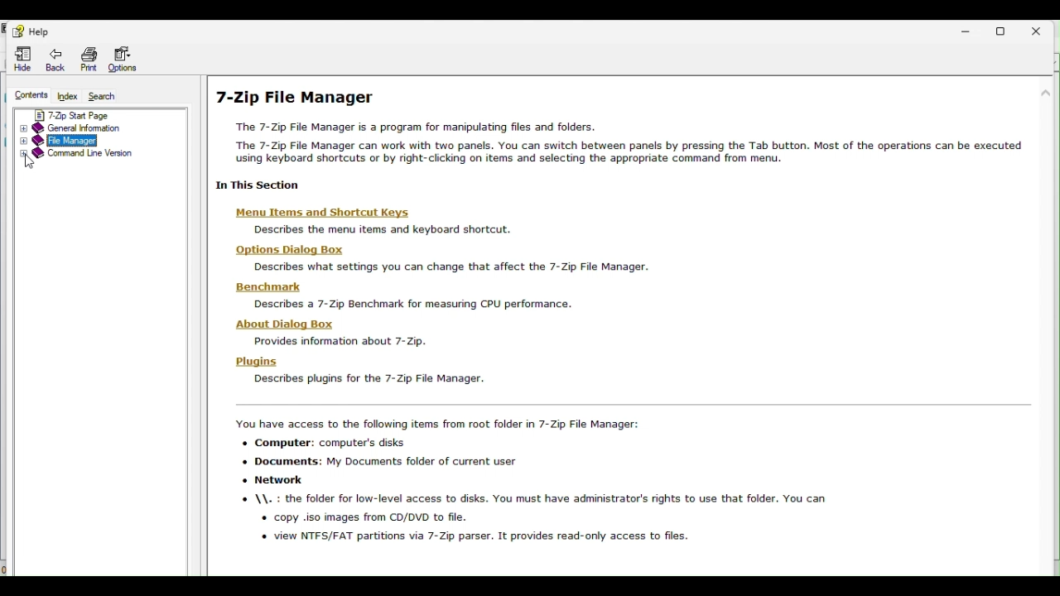 The width and height of the screenshot is (1060, 596). Describe the element at coordinates (367, 380) in the screenshot. I see `Describes plugins for the 7-Zip File Manager.` at that location.